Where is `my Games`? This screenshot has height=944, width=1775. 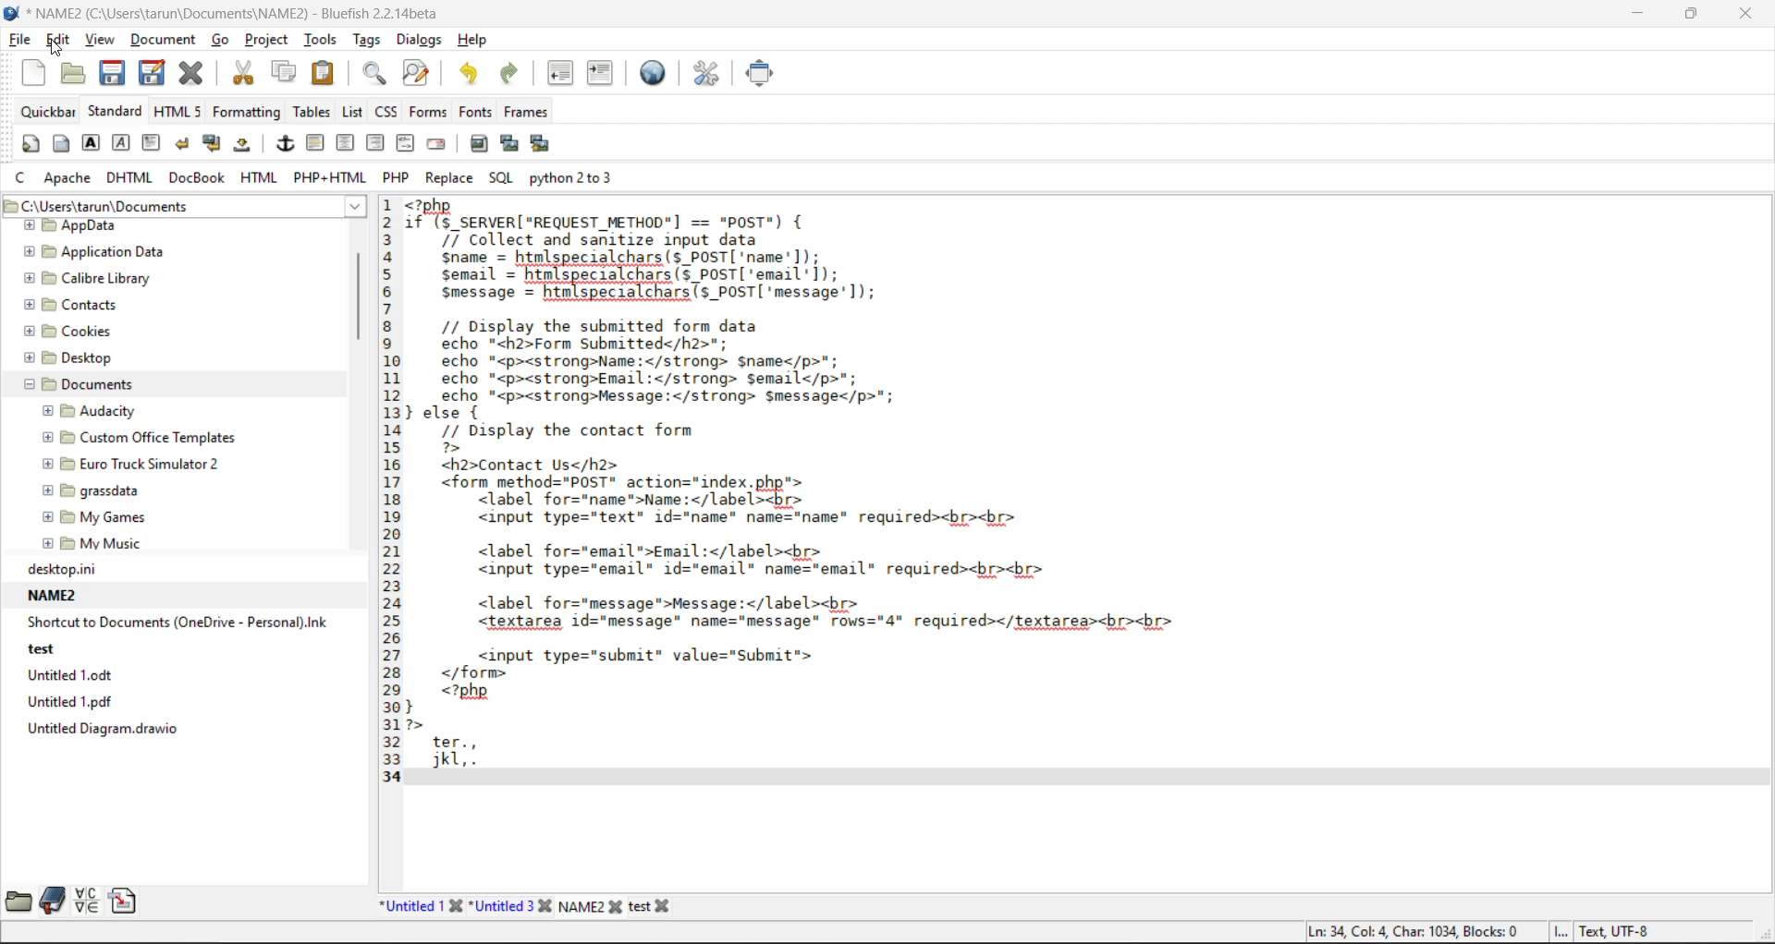 my Games is located at coordinates (95, 518).